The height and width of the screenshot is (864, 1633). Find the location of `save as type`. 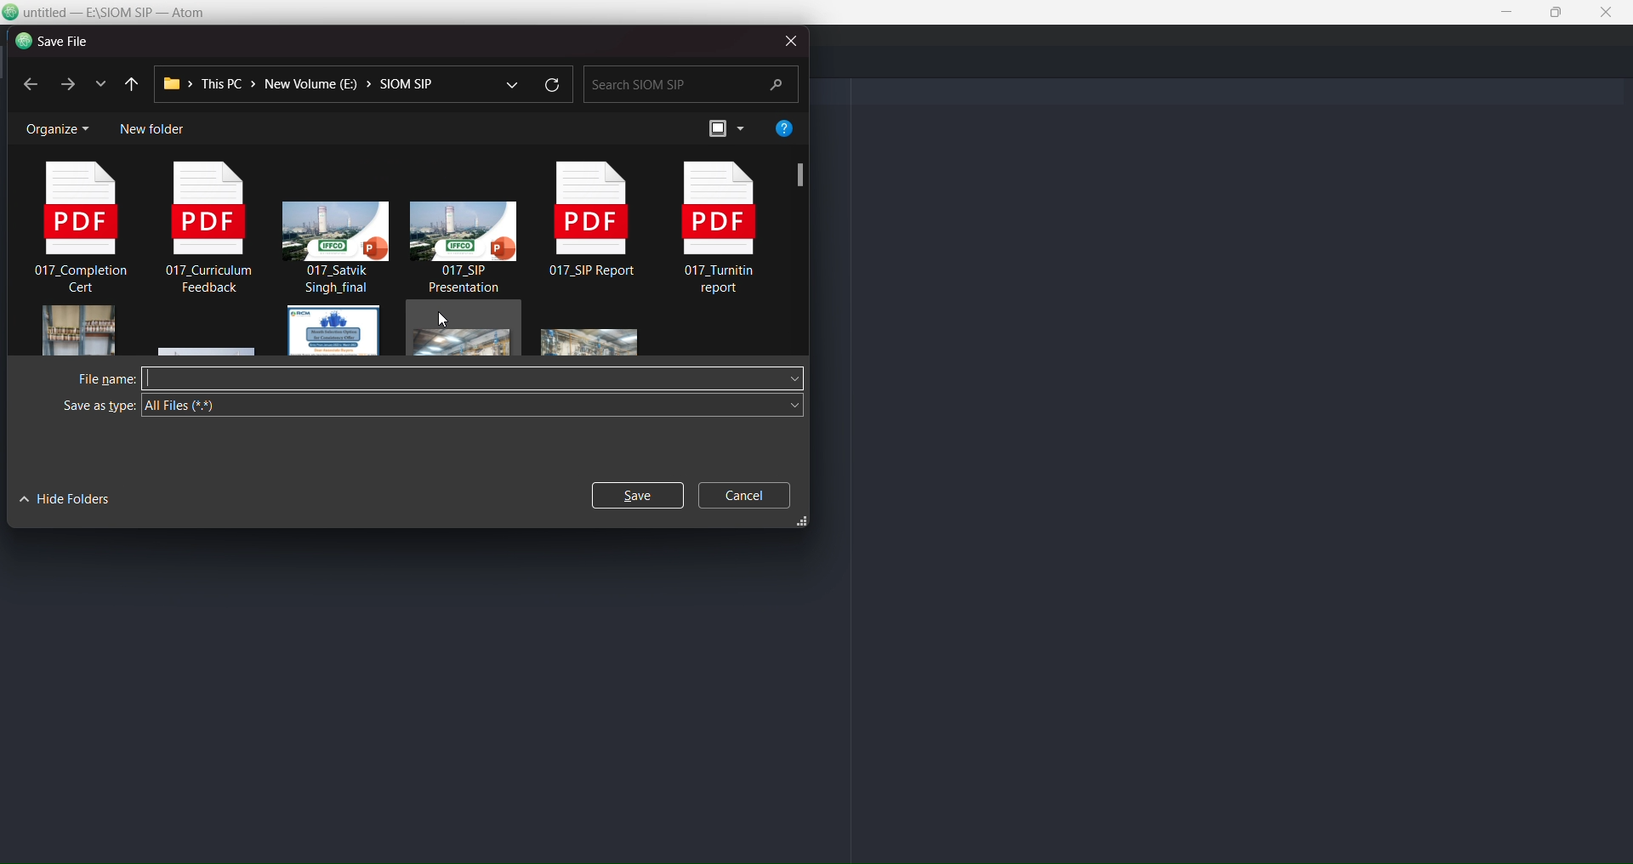

save as type is located at coordinates (94, 406).